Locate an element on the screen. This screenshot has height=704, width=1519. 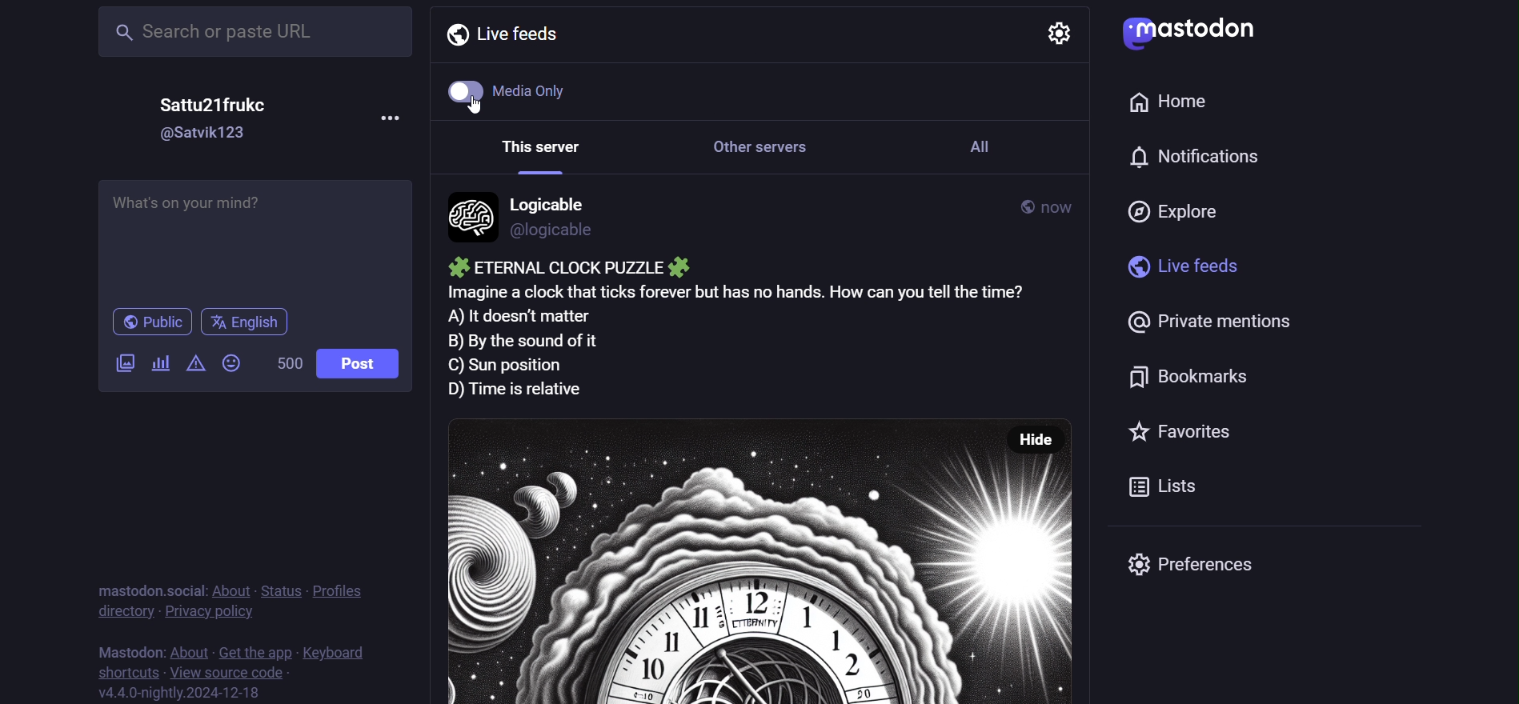
source code is located at coordinates (226, 672).